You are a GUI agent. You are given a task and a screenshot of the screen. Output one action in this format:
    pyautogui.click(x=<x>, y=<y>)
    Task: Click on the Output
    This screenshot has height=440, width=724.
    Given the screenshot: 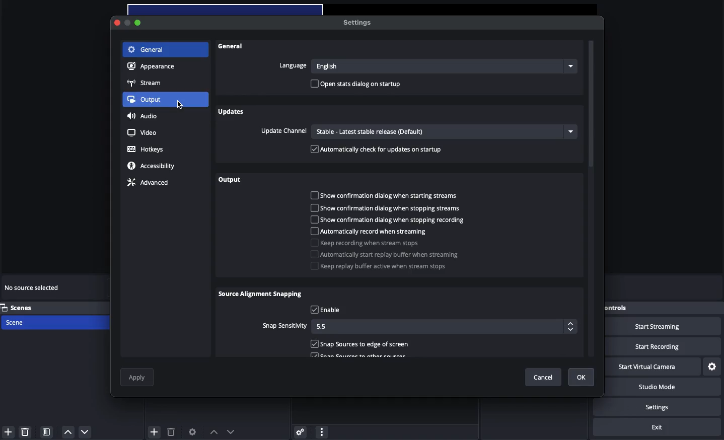 What is the action you would take?
    pyautogui.click(x=148, y=100)
    